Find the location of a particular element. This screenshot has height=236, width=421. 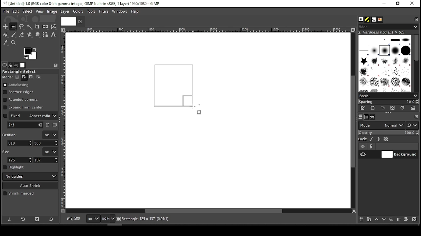

paint bucket tool is located at coordinates (6, 34).